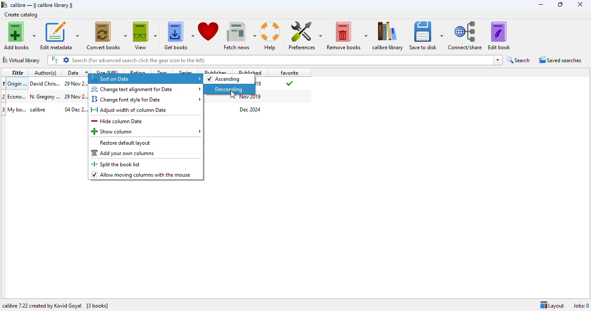  What do you see at coordinates (271, 36) in the screenshot?
I see `help` at bounding box center [271, 36].